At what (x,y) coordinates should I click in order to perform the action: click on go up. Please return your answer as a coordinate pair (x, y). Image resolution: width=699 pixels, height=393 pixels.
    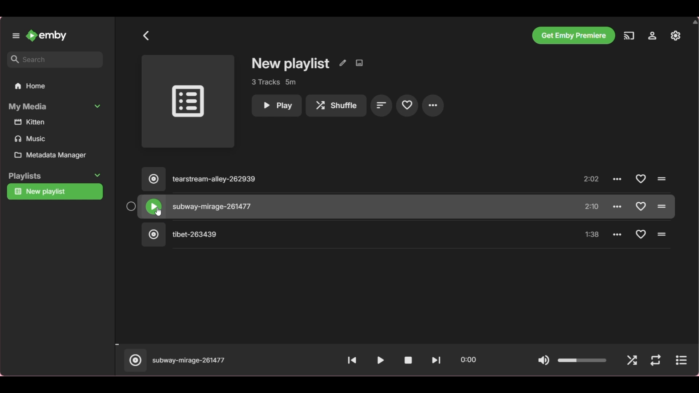
    Looking at the image, I should click on (695, 22).